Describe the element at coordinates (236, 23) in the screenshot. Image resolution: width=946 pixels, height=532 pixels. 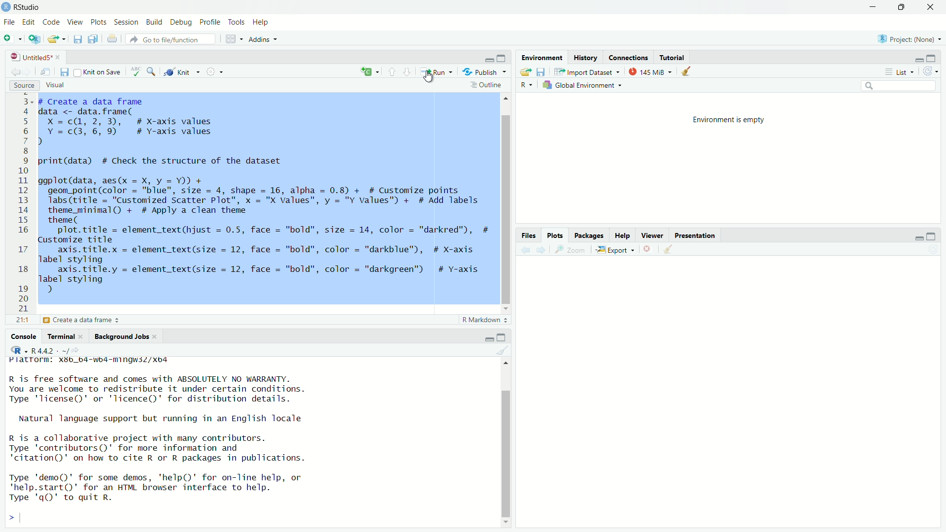
I see `Tools` at that location.